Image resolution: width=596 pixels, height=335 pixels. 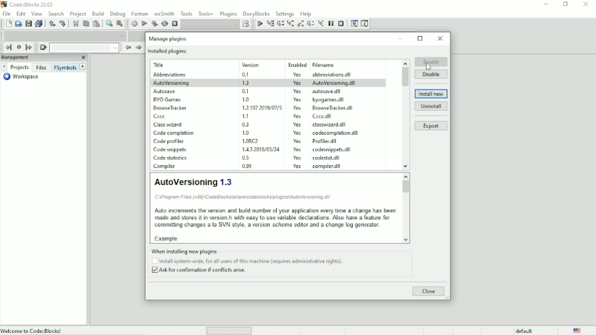 I want to click on Run to cursor, so click(x=270, y=23).